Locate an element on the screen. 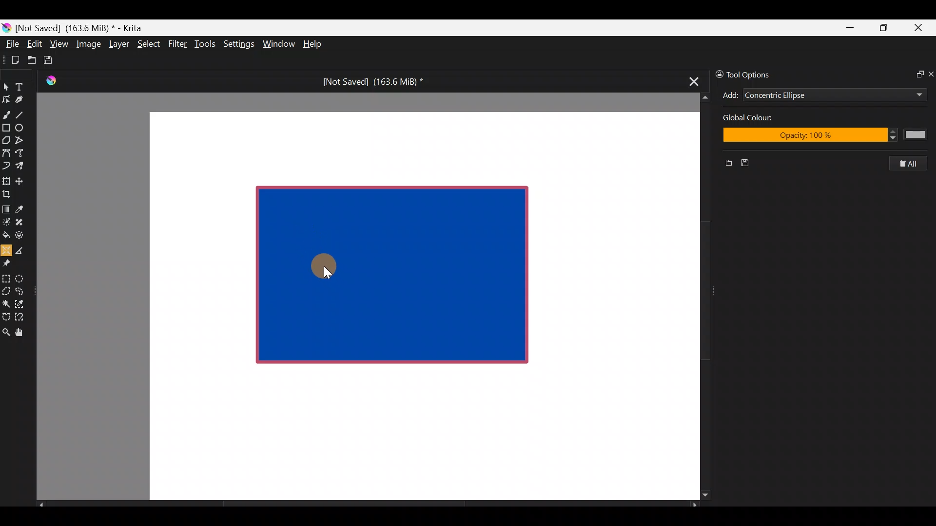 This screenshot has height=526, width=936. Move a layer is located at coordinates (22, 180).